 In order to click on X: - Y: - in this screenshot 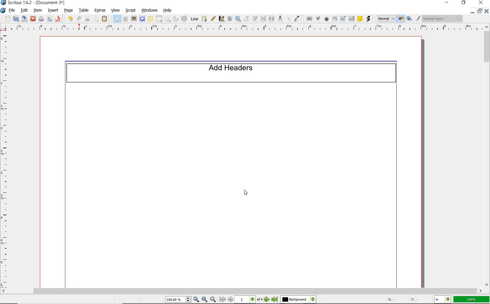, I will do `click(403, 300)`.